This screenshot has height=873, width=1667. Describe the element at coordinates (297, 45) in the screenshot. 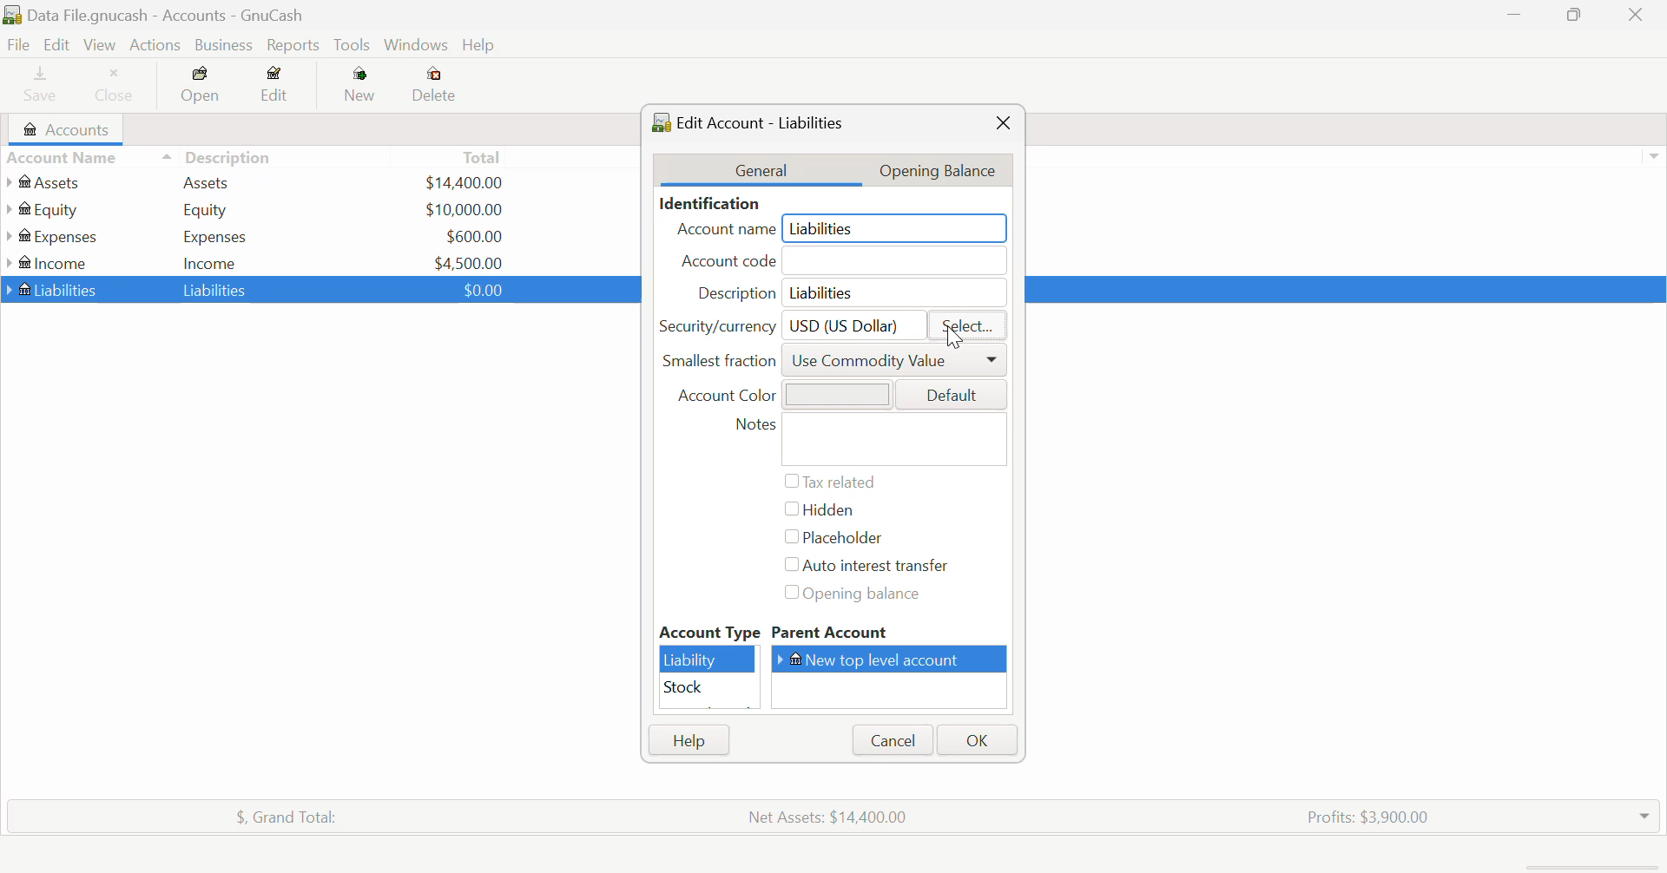

I see `Reports` at that location.